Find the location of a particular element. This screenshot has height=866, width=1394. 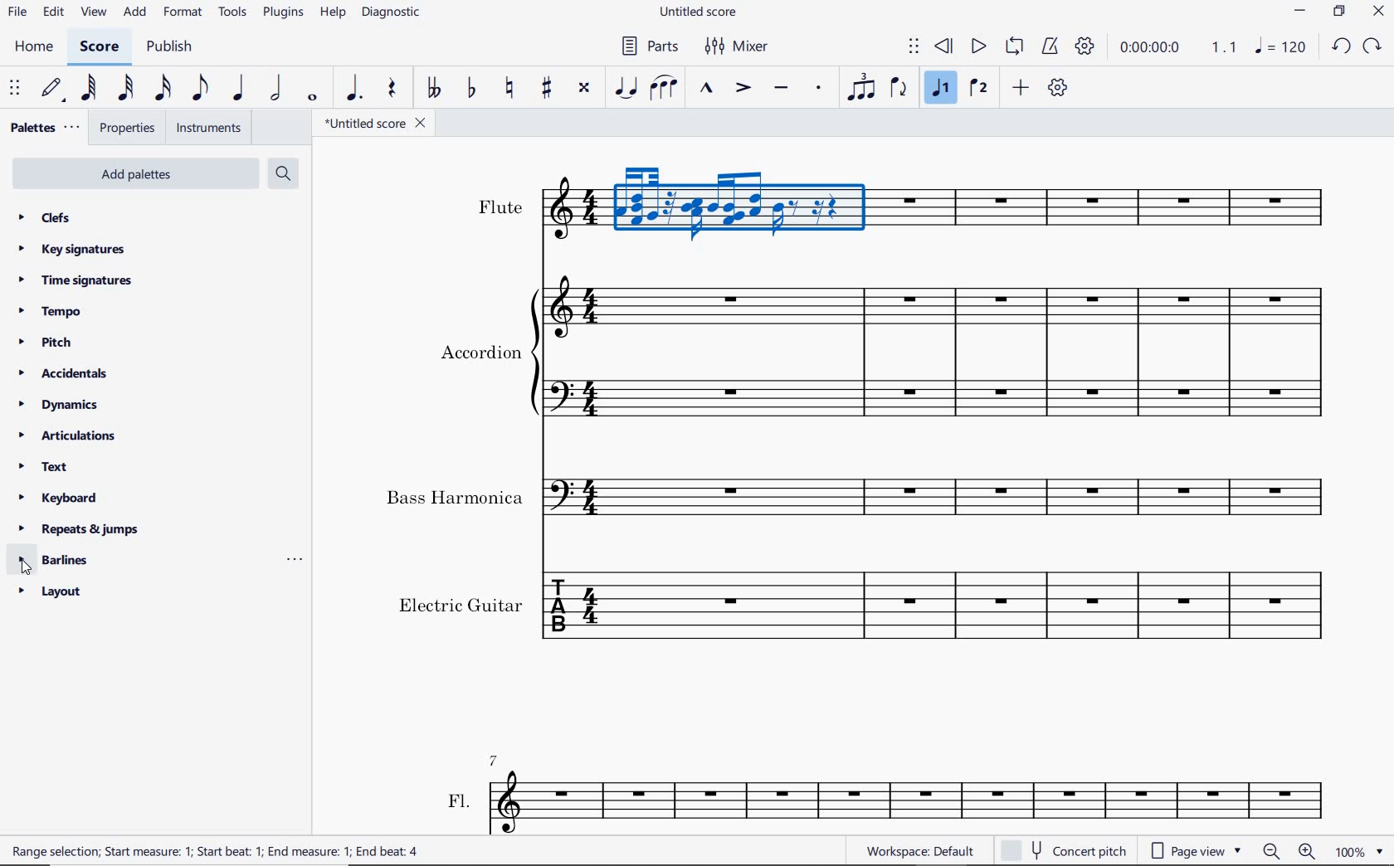

keyboard is located at coordinates (61, 498).